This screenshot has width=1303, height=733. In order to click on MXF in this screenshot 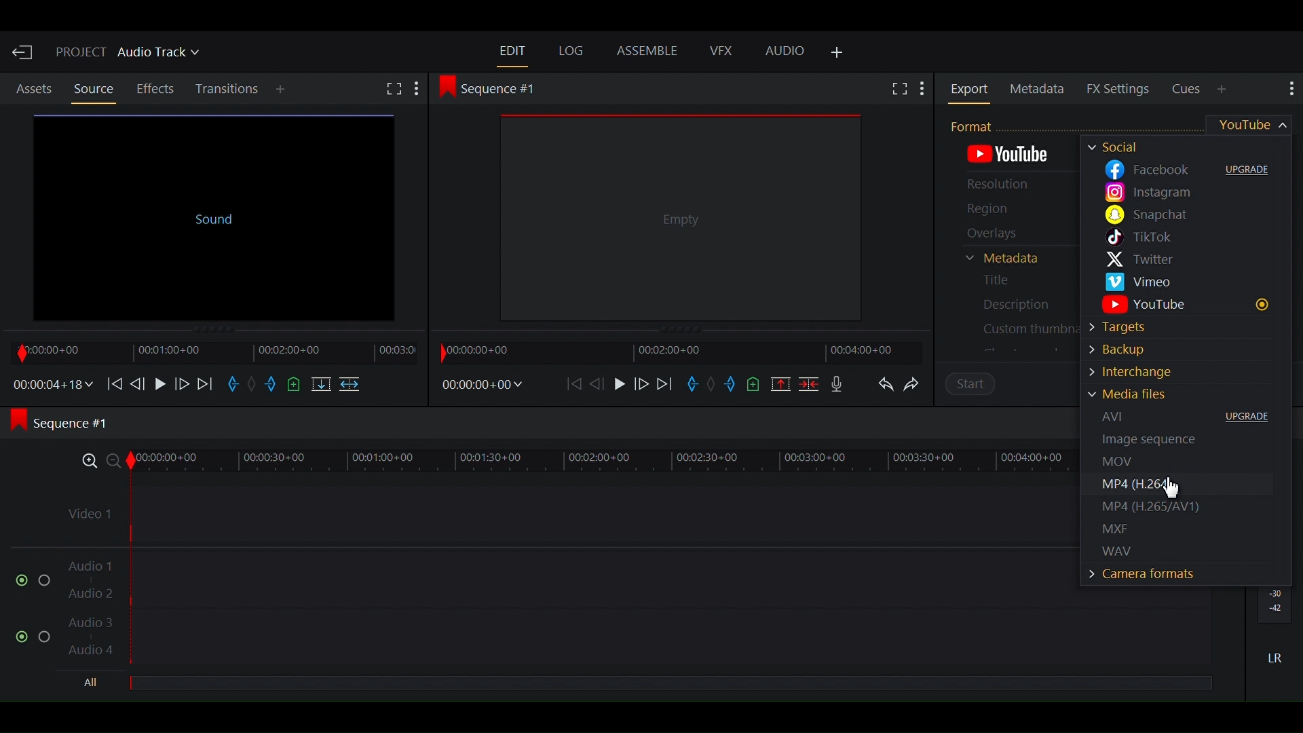, I will do `click(1182, 529)`.